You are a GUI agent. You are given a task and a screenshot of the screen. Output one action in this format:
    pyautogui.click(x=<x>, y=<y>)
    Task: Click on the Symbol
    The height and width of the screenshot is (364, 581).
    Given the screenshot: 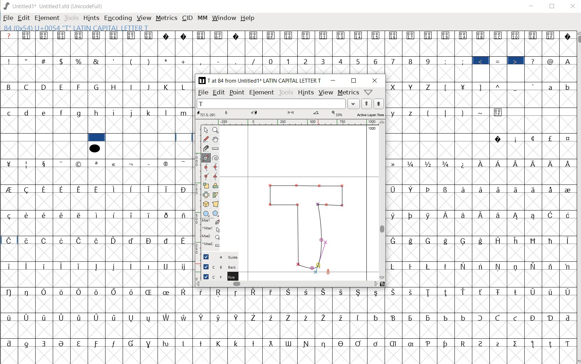 What is the action you would take?
    pyautogui.click(x=447, y=343)
    